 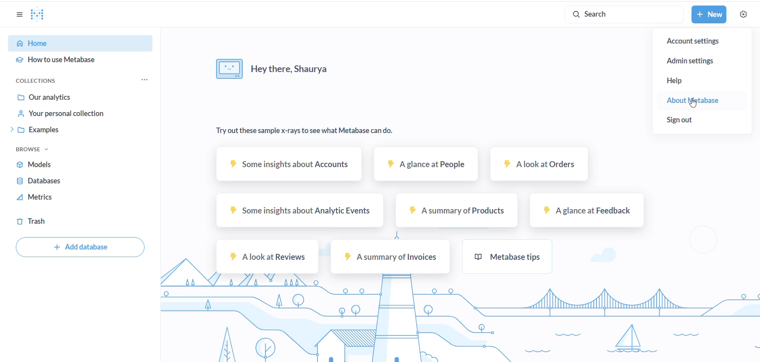 What do you see at coordinates (80, 42) in the screenshot?
I see `home` at bounding box center [80, 42].